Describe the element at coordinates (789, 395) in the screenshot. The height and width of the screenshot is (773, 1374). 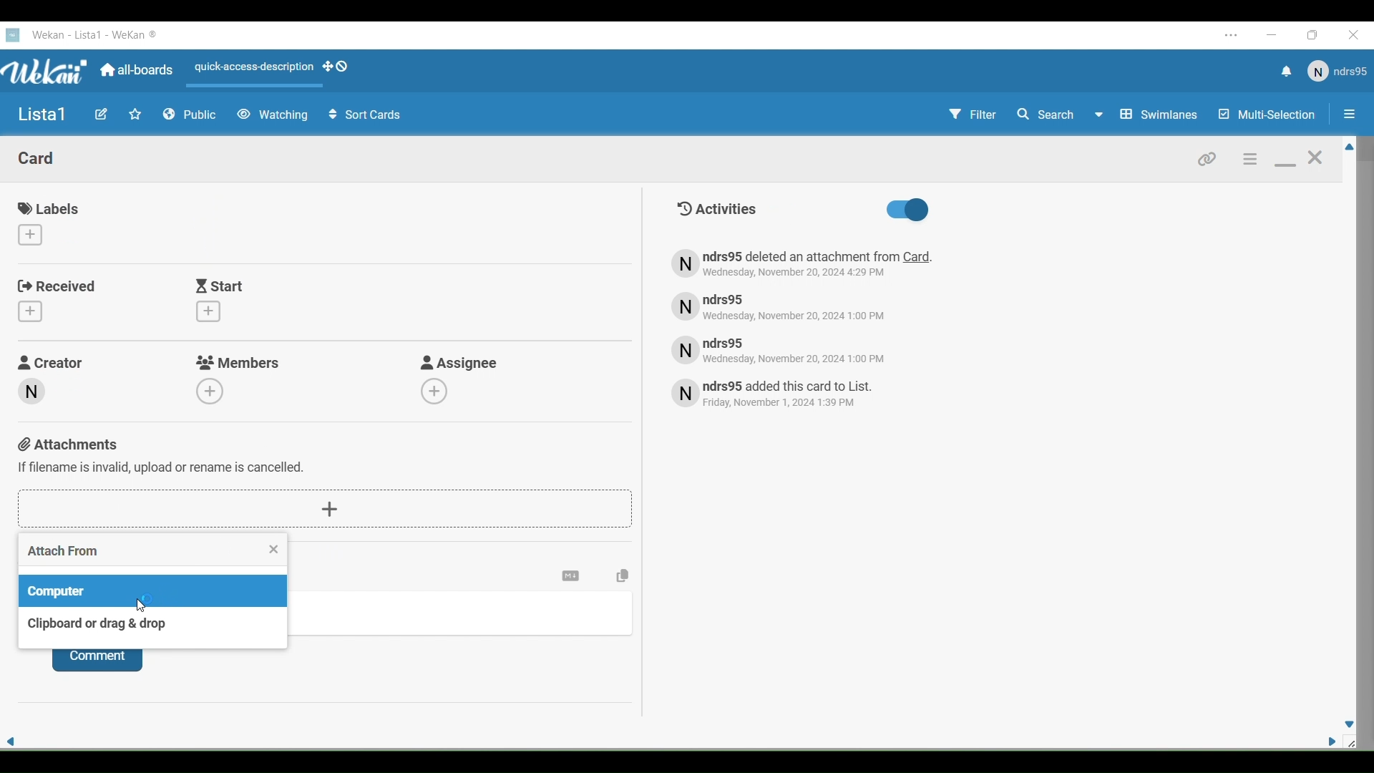
I see `Text` at that location.